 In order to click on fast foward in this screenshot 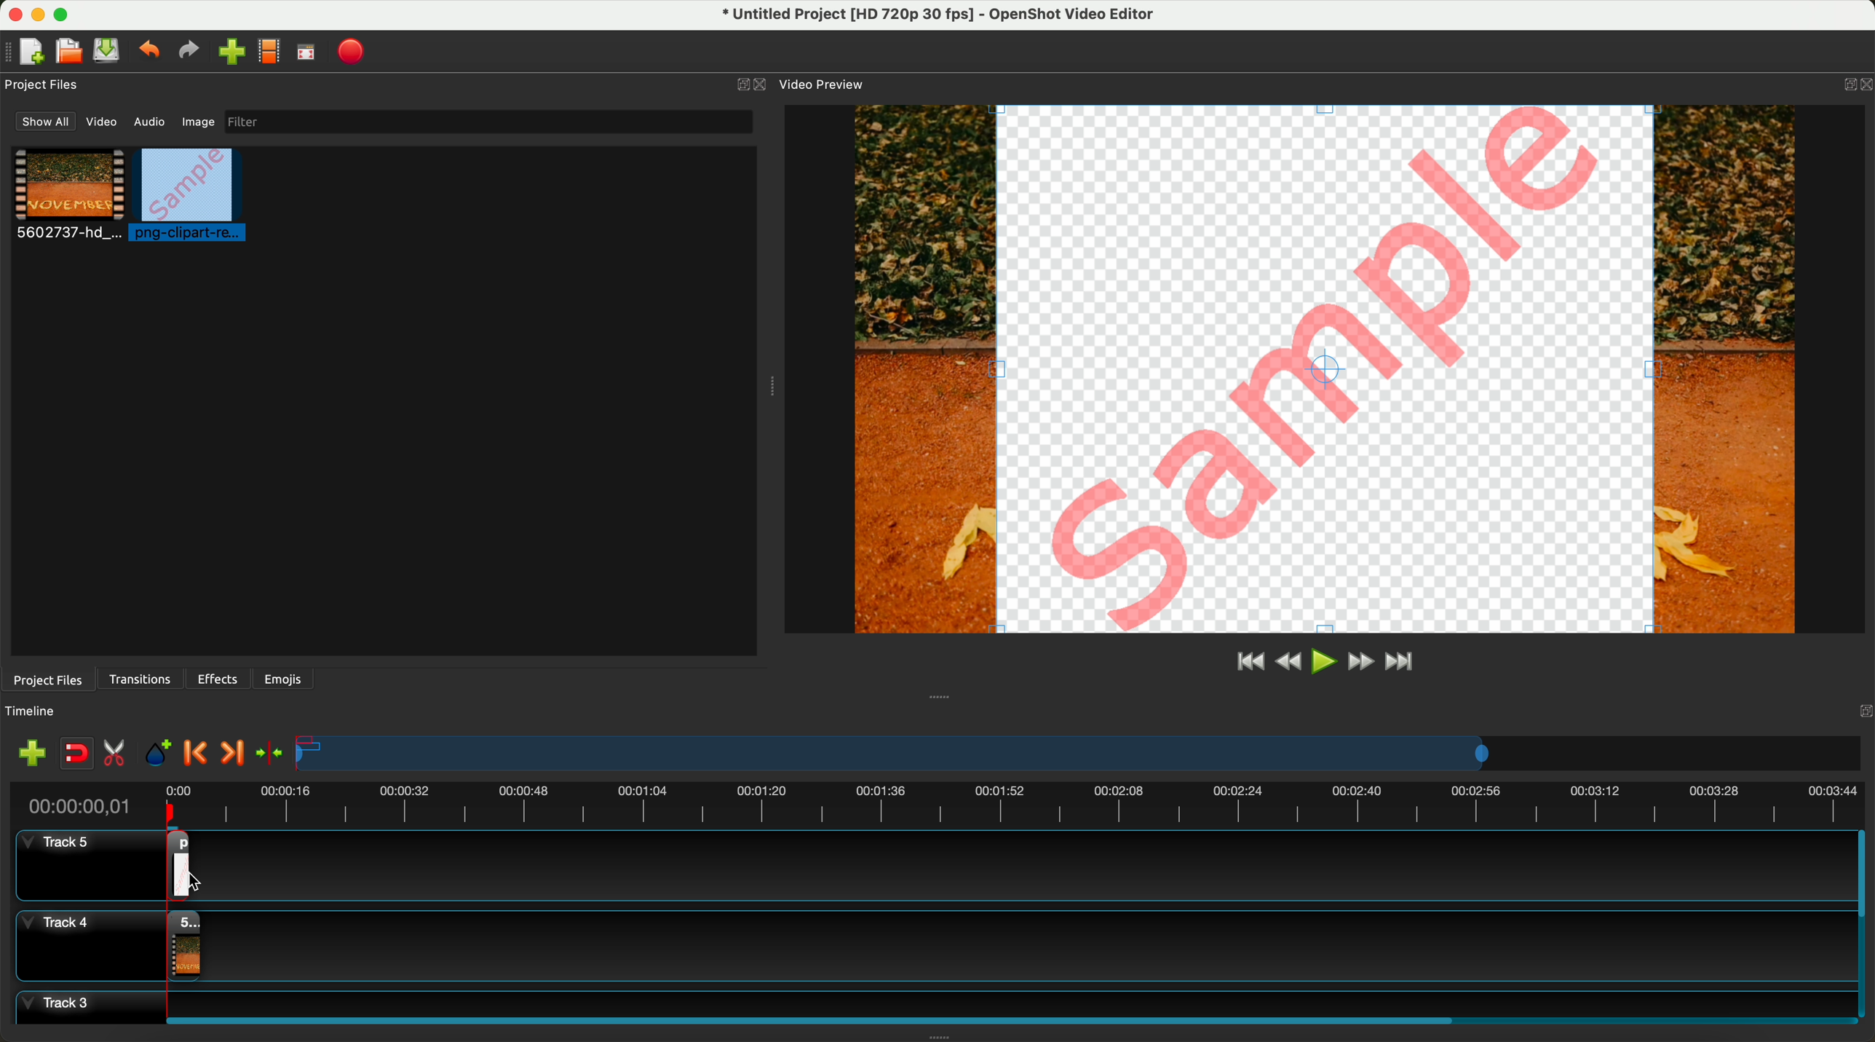, I will do `click(1359, 663)`.